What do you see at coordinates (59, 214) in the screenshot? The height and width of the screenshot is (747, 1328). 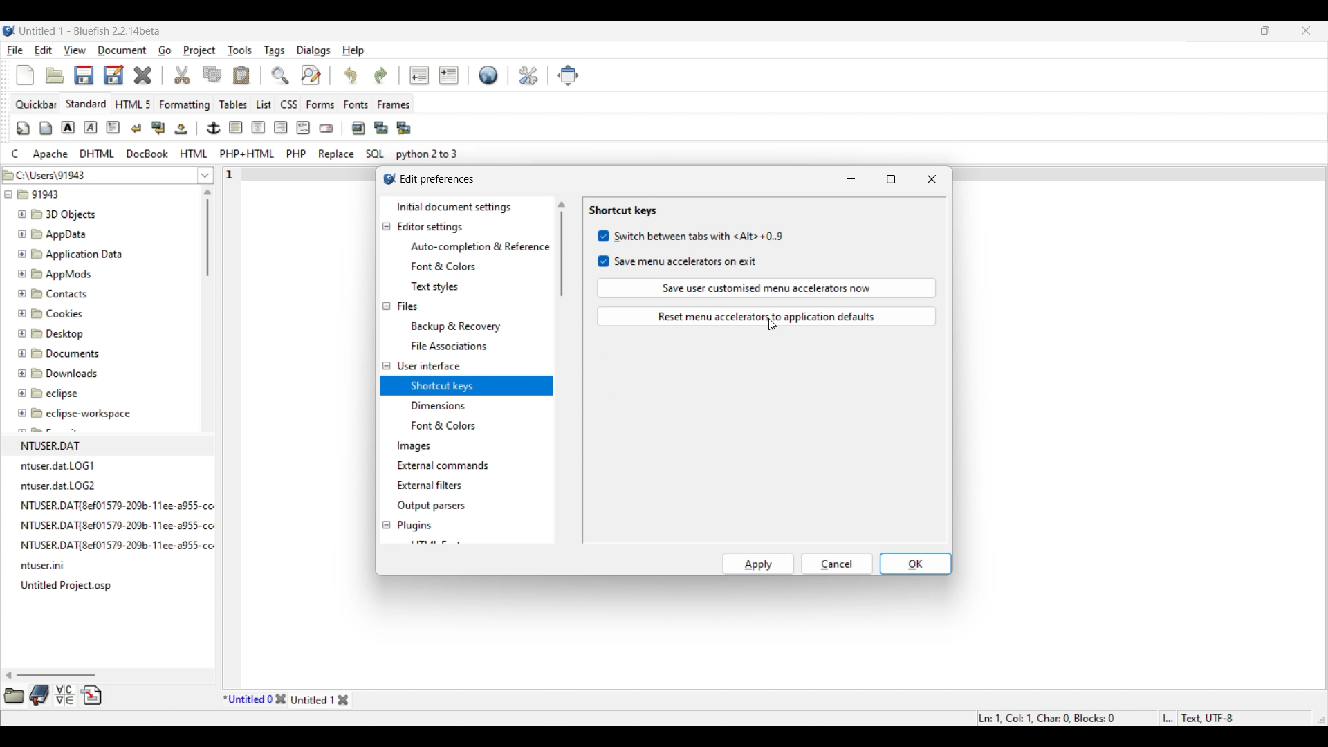 I see `3D Objects` at bounding box center [59, 214].